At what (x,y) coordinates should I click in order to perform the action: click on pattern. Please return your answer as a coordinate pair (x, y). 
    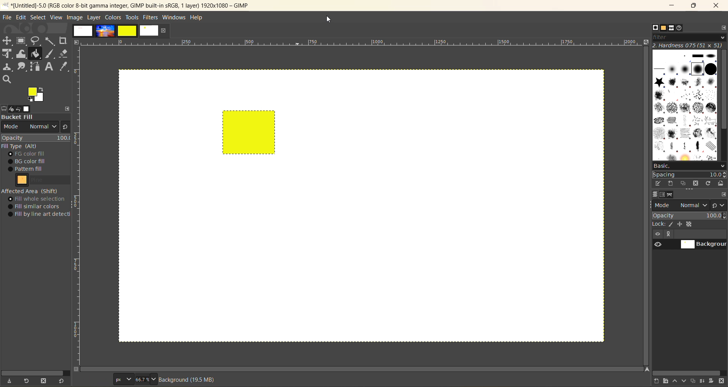
    Looking at the image, I should click on (41, 181).